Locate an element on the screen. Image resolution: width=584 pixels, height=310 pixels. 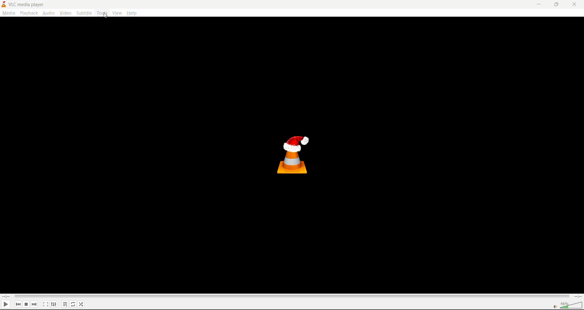
suntitle is located at coordinates (84, 13).